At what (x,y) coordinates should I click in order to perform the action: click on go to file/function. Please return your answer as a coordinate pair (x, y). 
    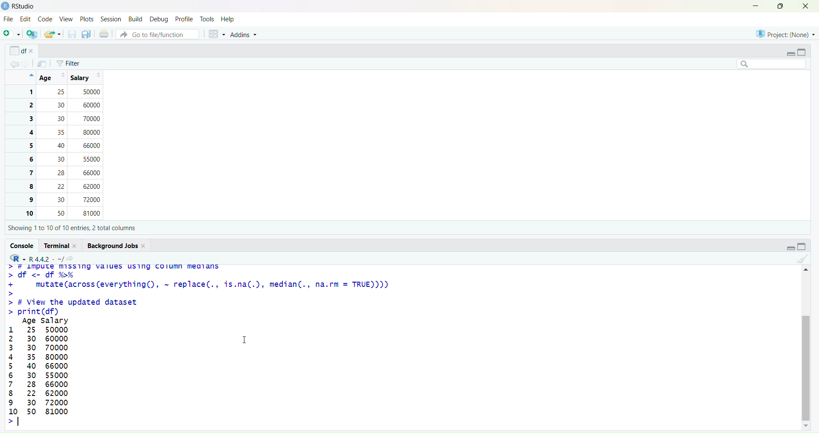
    Looking at the image, I should click on (157, 35).